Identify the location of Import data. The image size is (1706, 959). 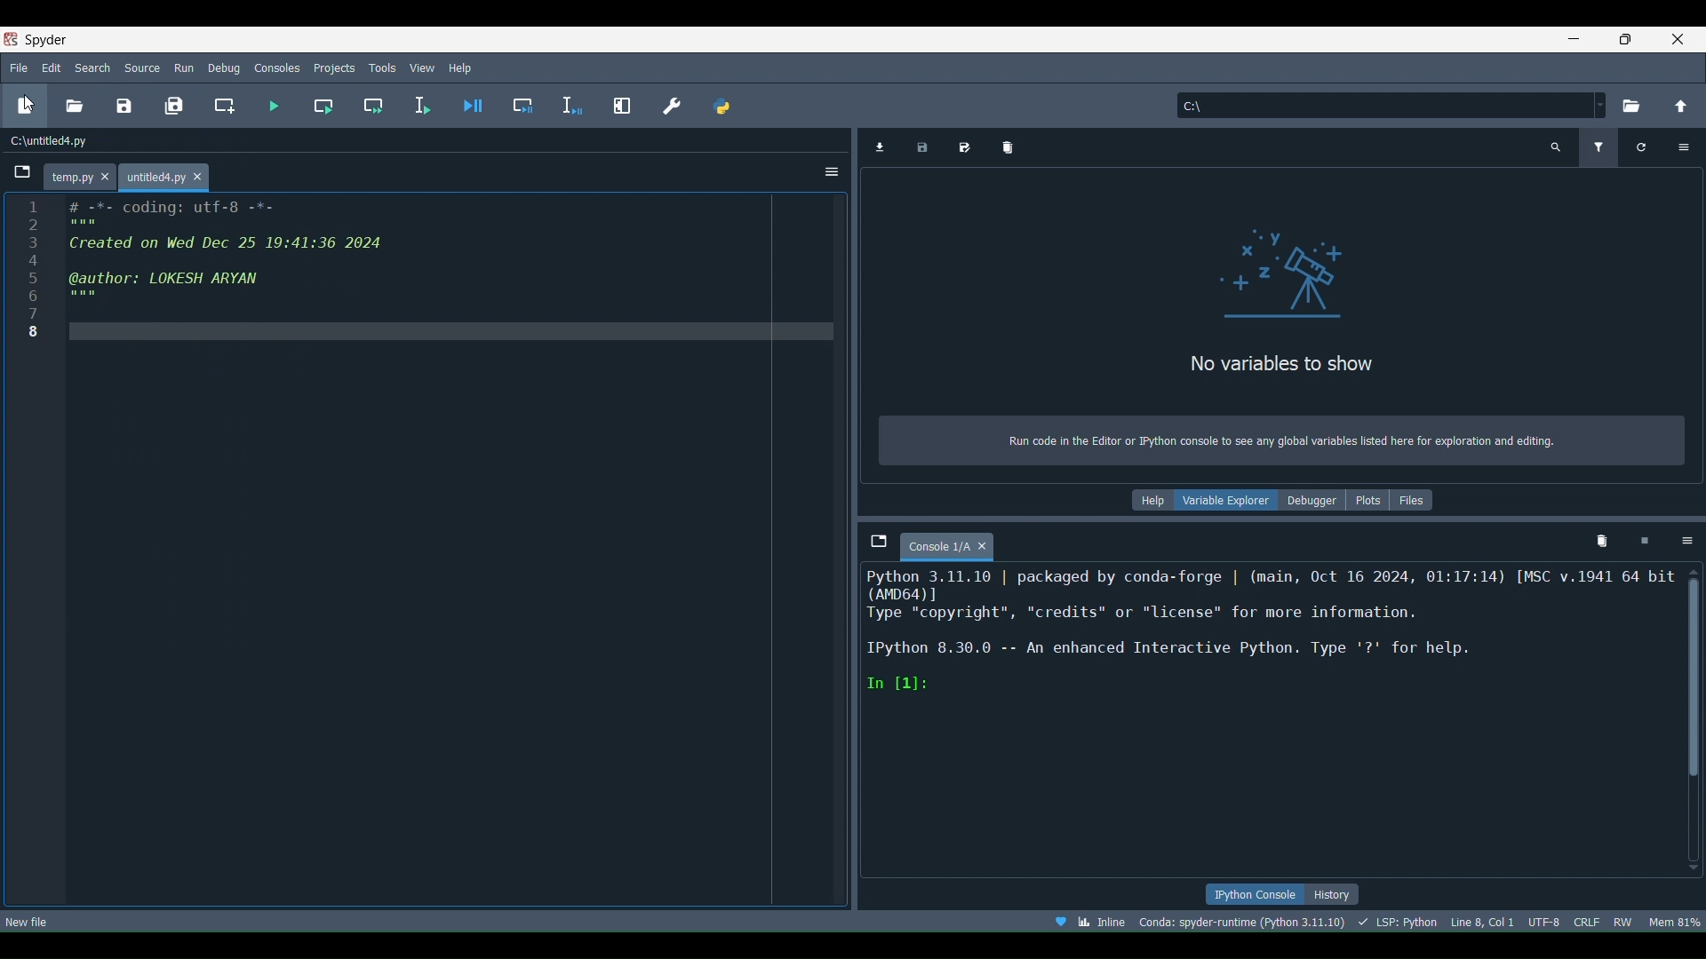
(883, 146).